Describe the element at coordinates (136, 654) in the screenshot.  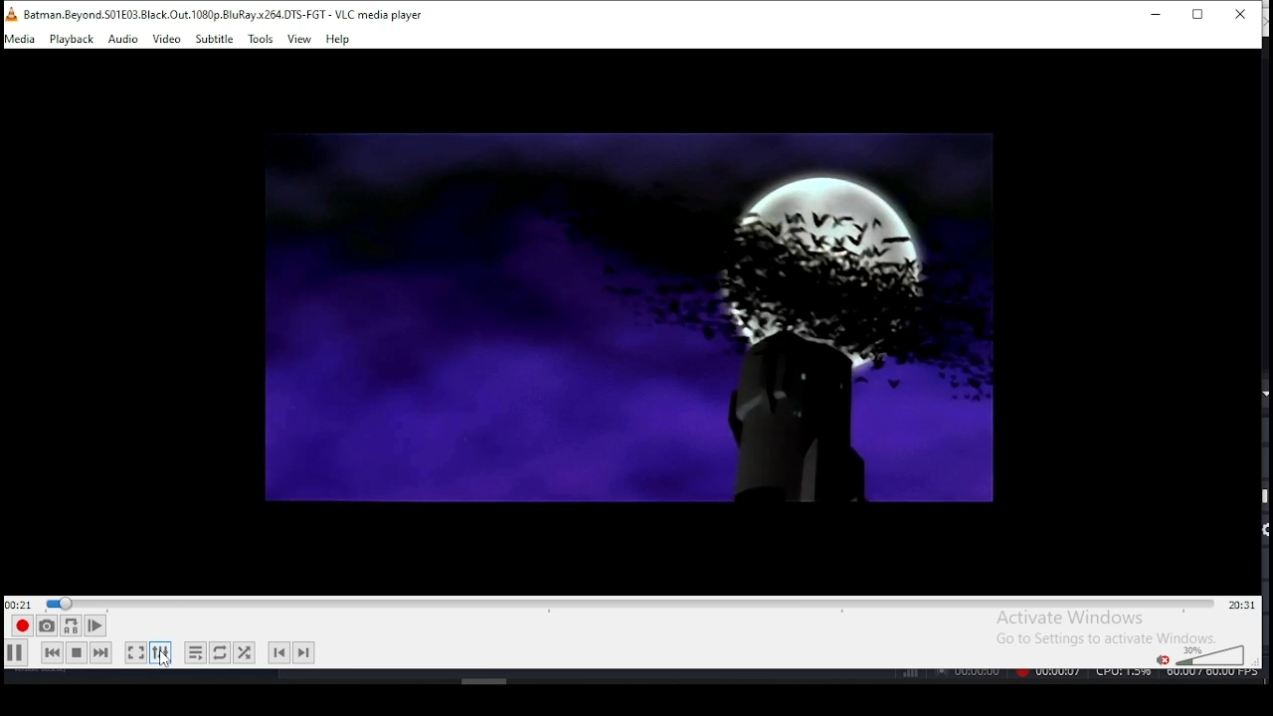
I see `toggle fullscreen` at that location.